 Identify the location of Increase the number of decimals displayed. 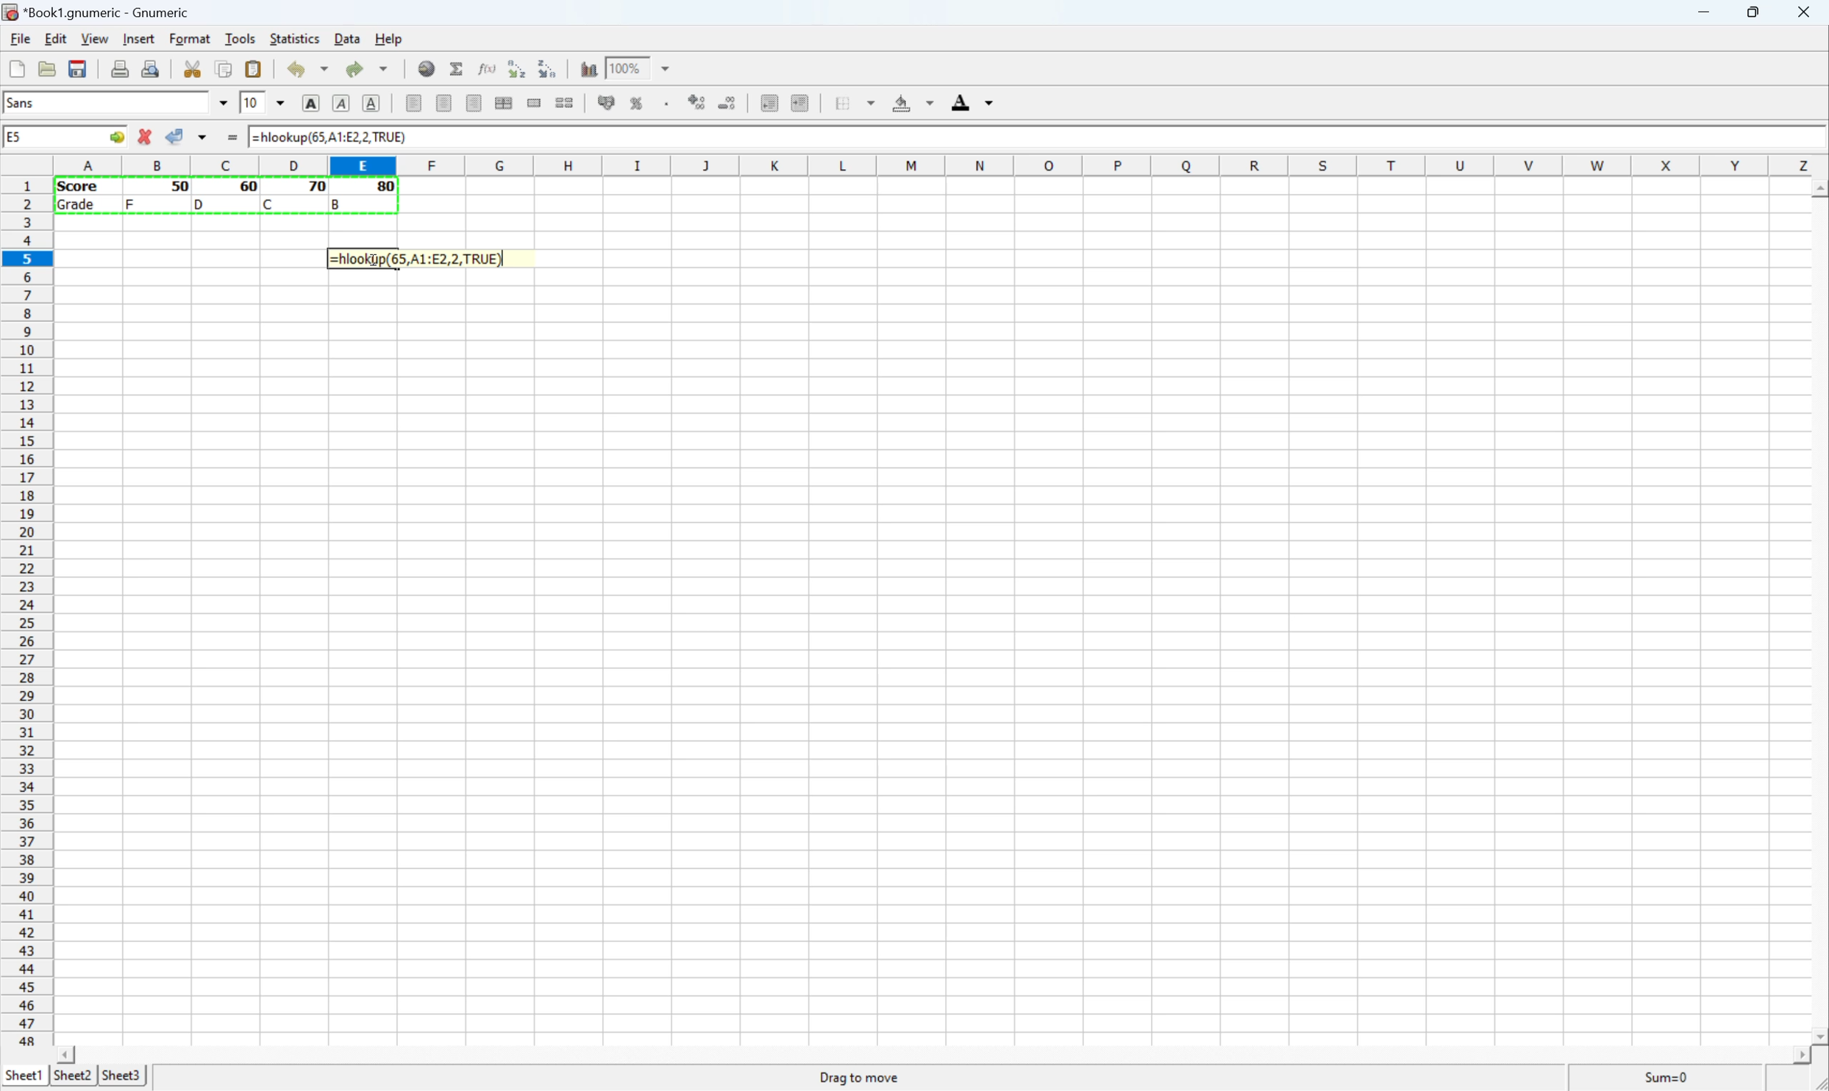
(698, 101).